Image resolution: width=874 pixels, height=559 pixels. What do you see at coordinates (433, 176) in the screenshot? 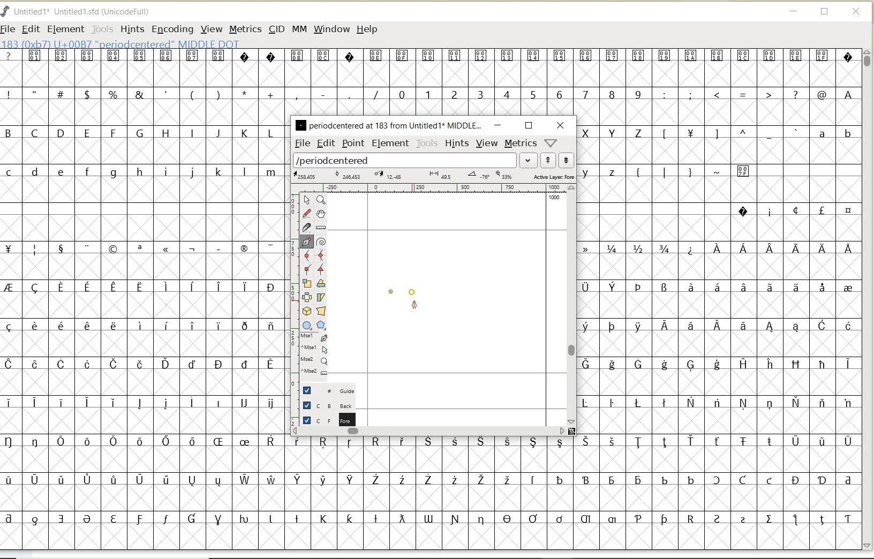
I see `active layer` at bounding box center [433, 176].